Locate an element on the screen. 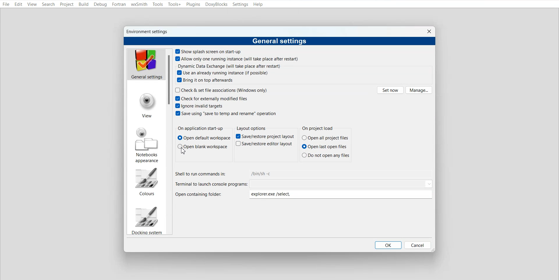 The height and width of the screenshot is (280, 559). Fortran is located at coordinates (119, 4).